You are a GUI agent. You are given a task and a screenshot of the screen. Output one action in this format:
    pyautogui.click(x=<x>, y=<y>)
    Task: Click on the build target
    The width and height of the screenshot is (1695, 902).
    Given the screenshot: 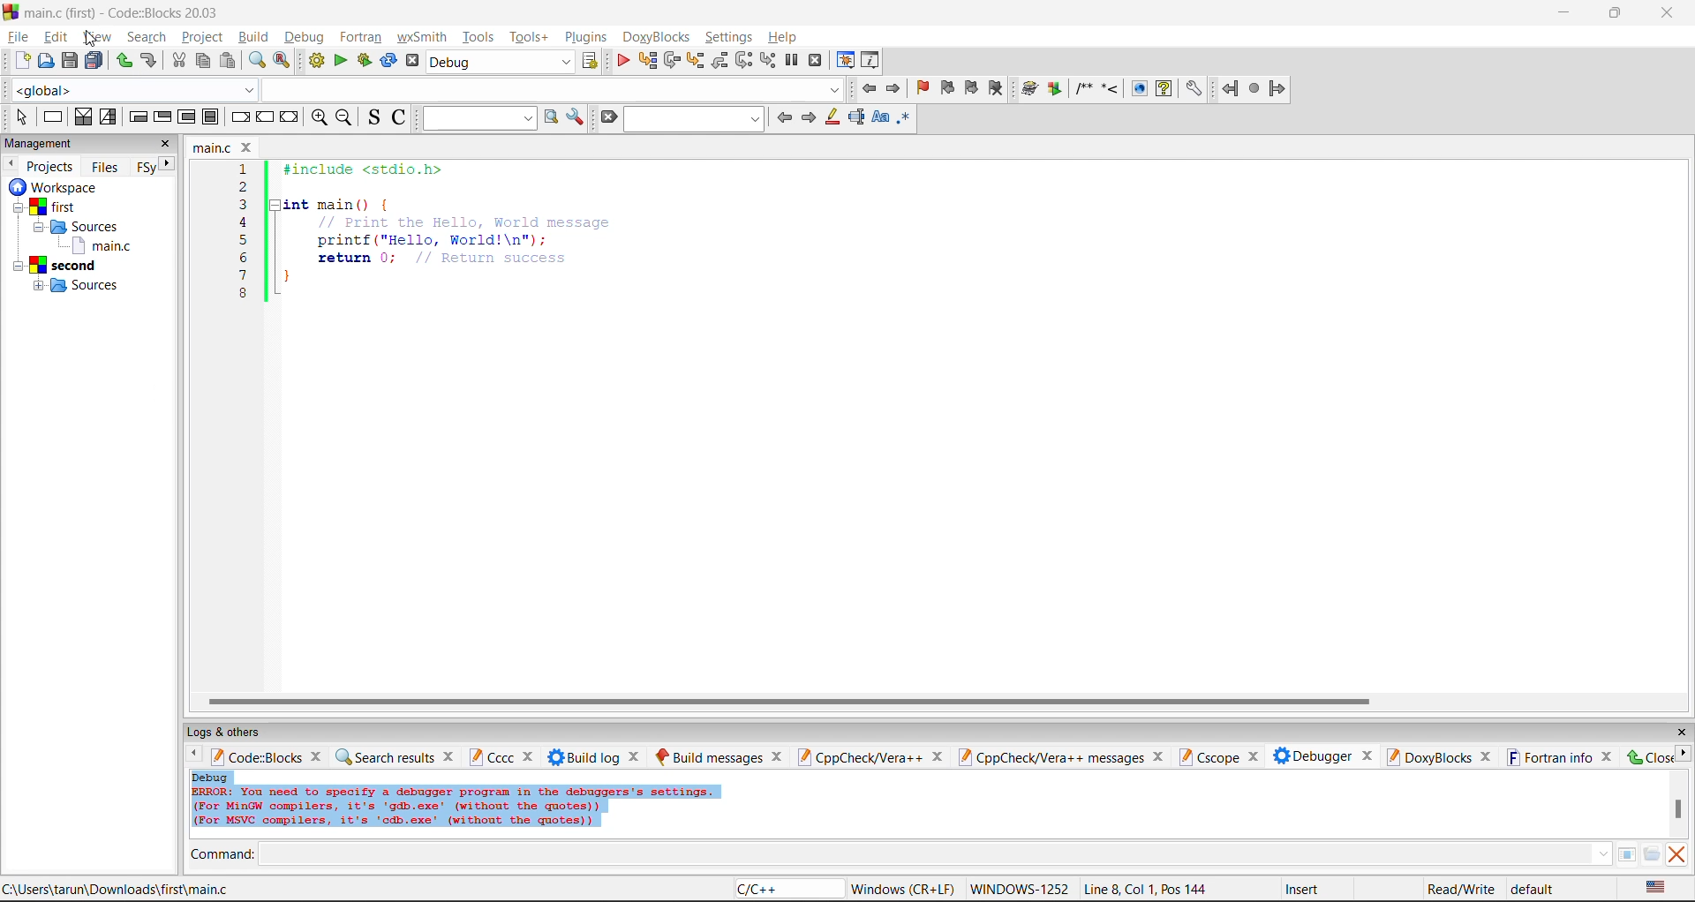 What is the action you would take?
    pyautogui.click(x=501, y=62)
    